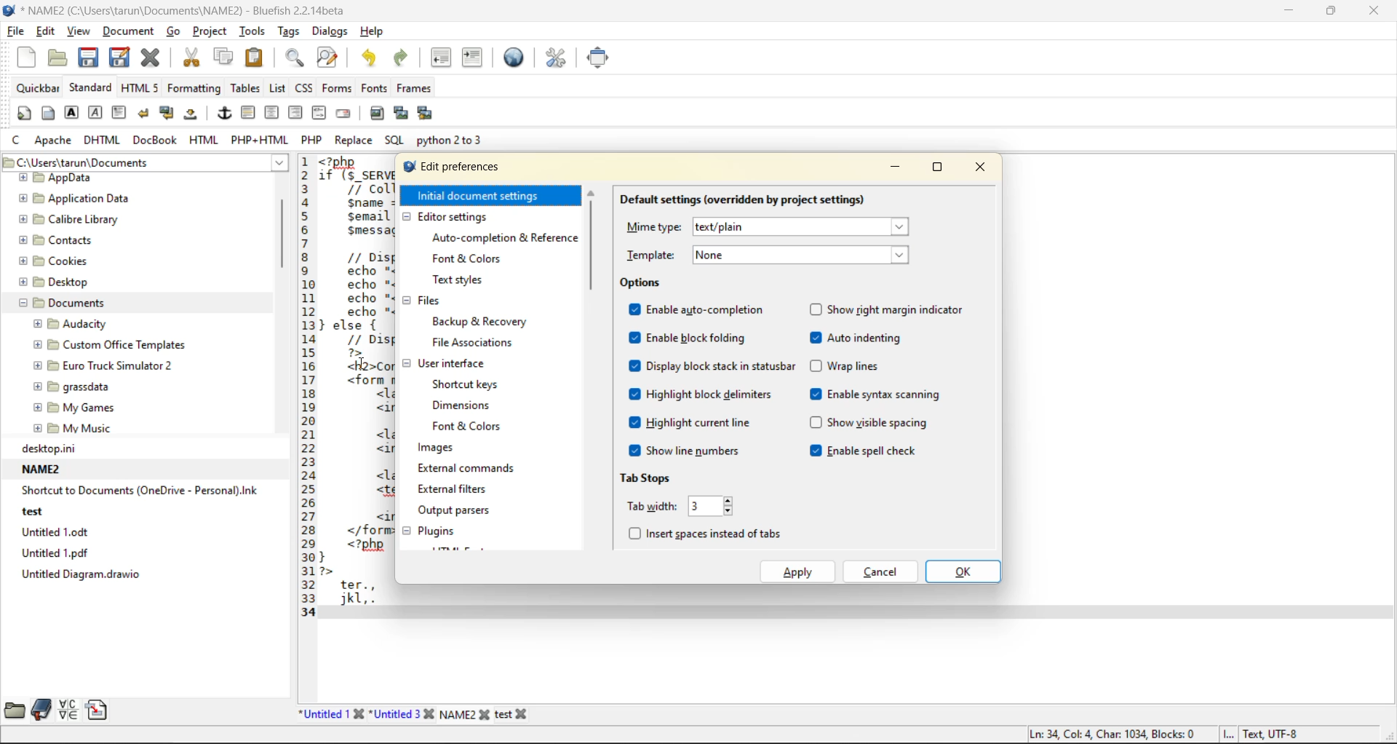  Describe the element at coordinates (50, 113) in the screenshot. I see `body` at that location.